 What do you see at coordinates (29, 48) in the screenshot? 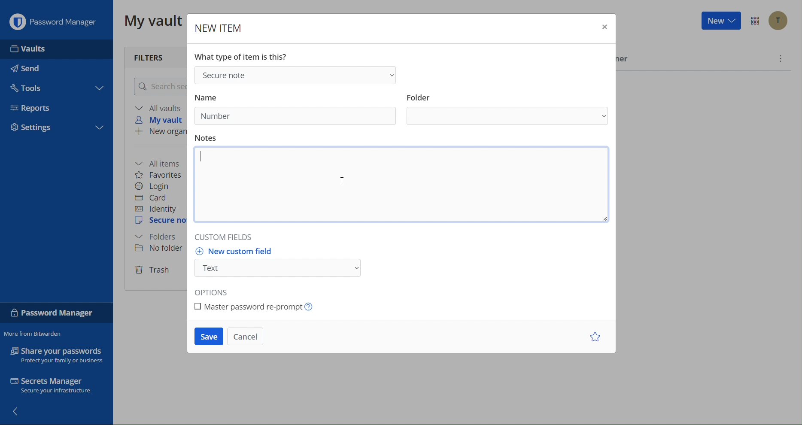
I see `Vaults` at bounding box center [29, 48].